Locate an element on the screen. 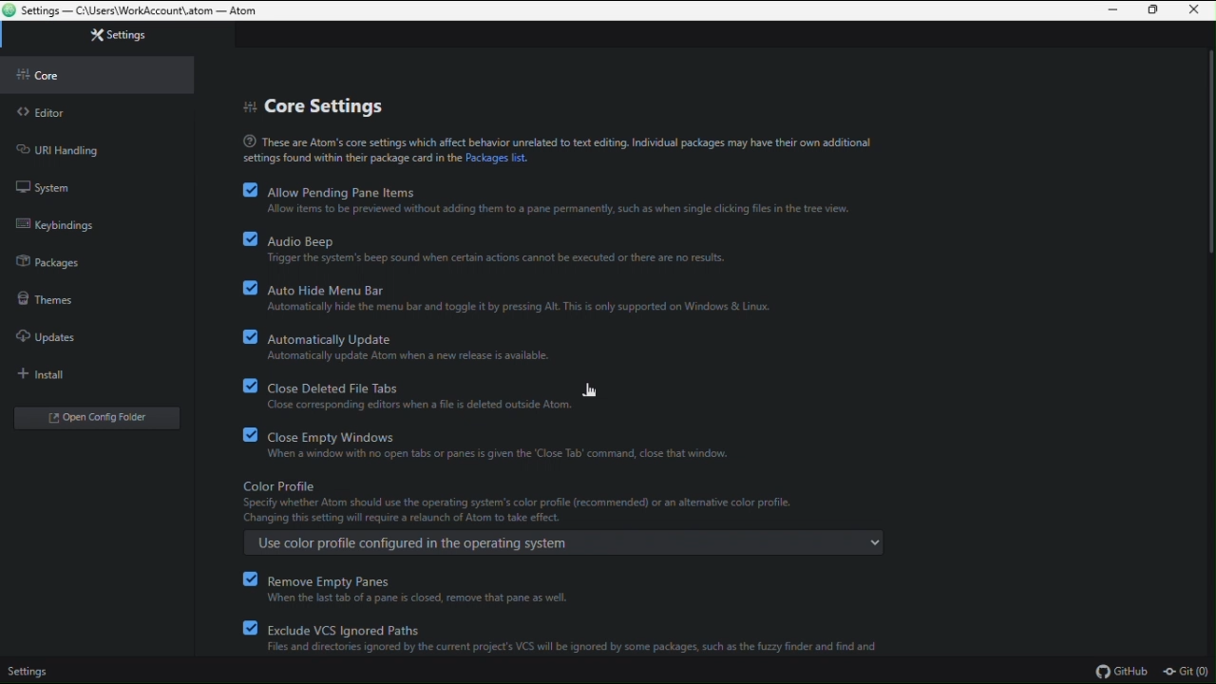 The width and height of the screenshot is (1216, 684). checkbox is located at coordinates (248, 190).